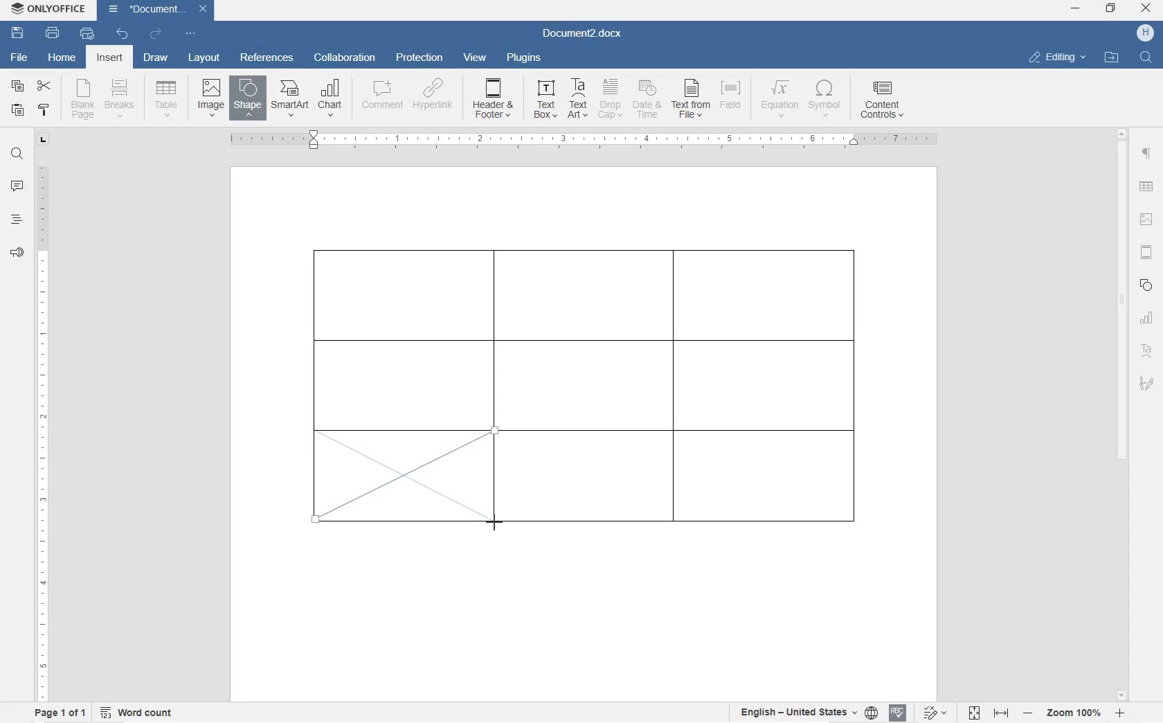 This screenshot has height=723, width=1163. Describe the element at coordinates (18, 155) in the screenshot. I see `find` at that location.